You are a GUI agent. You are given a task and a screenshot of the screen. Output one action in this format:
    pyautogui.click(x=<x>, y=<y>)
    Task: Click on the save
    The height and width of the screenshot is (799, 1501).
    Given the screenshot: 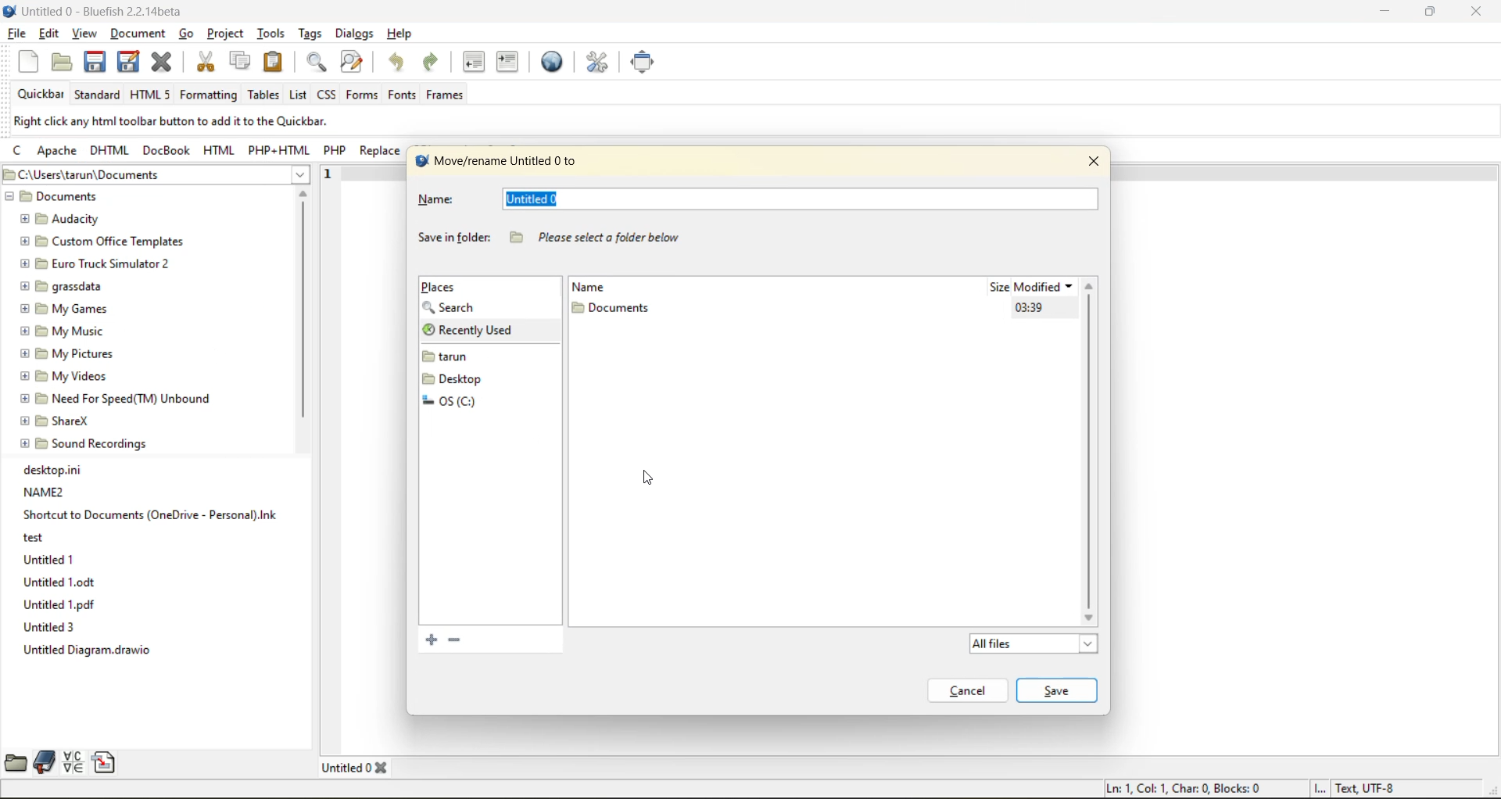 What is the action you would take?
    pyautogui.click(x=1059, y=690)
    